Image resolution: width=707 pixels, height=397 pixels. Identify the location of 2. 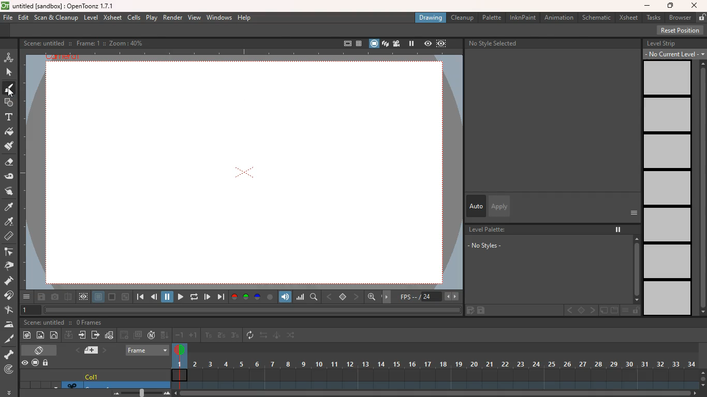
(221, 335).